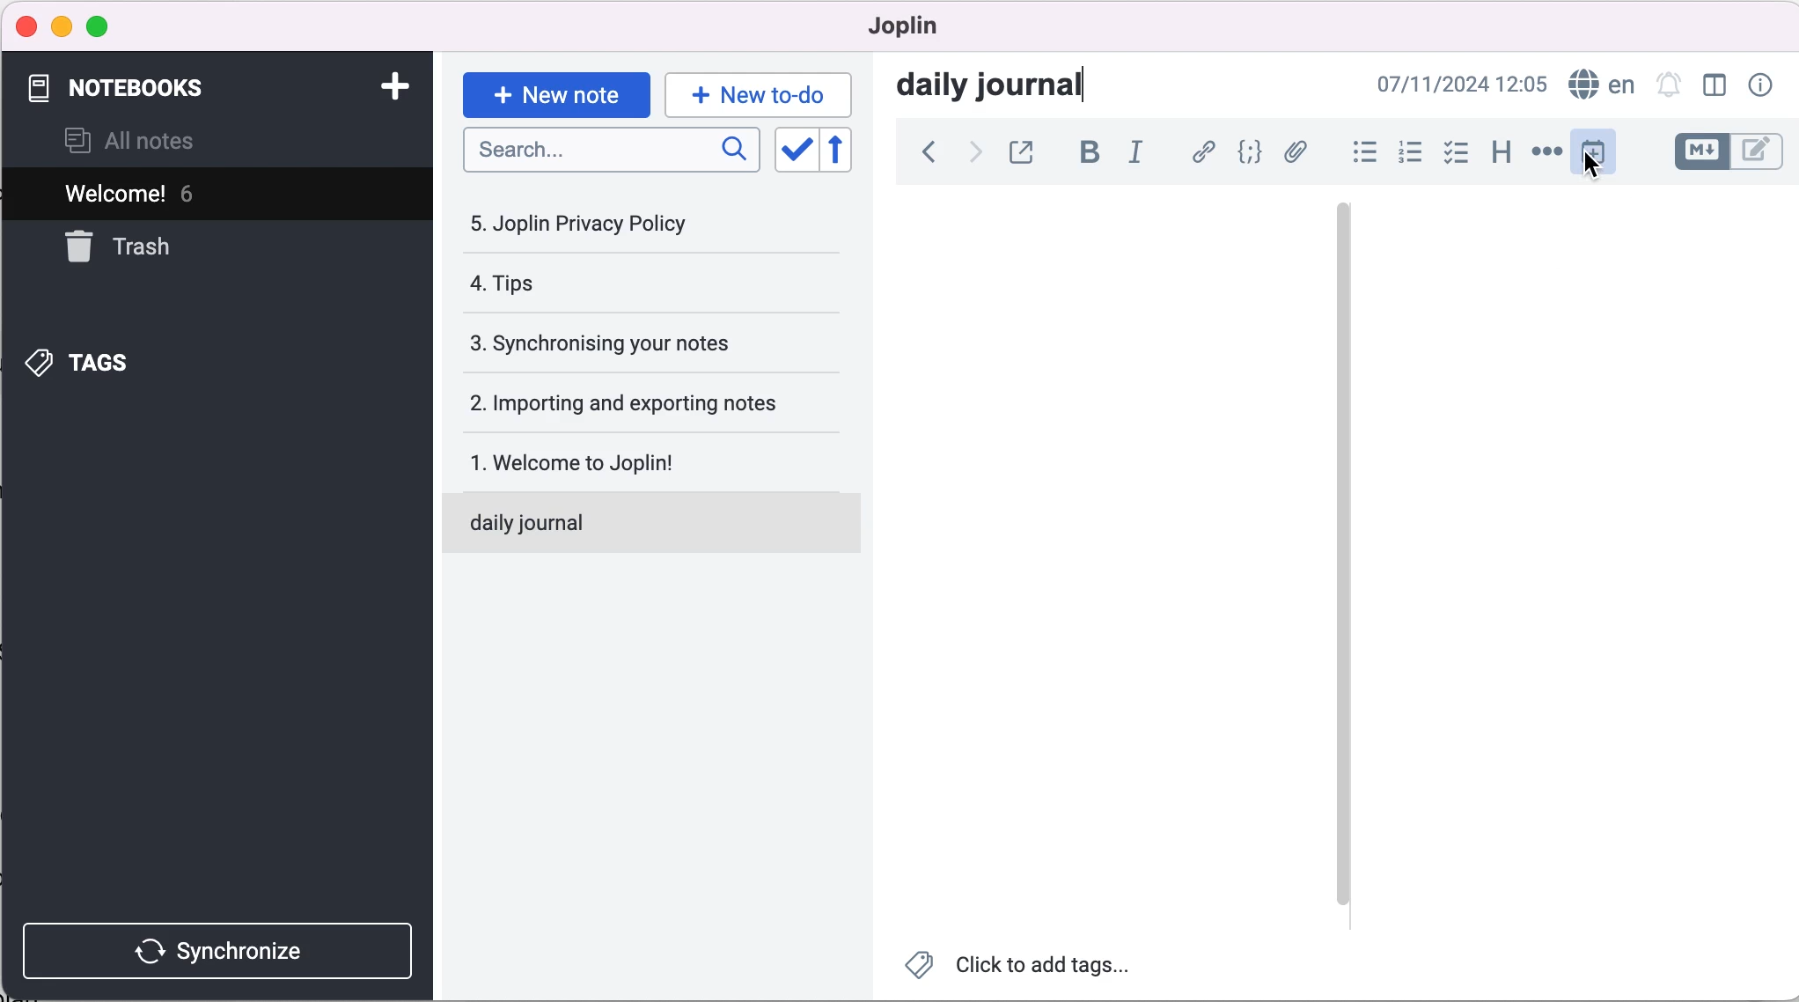 This screenshot has width=1799, height=1002. I want to click on welcome to joplin!, so click(603, 461).